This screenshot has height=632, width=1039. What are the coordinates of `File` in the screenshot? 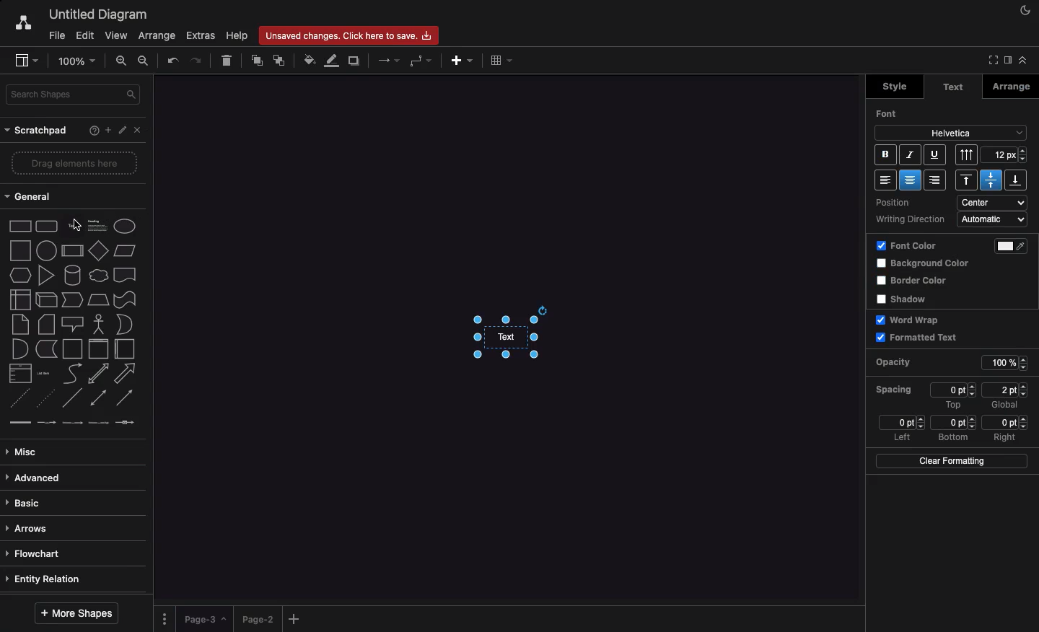 It's located at (56, 35).